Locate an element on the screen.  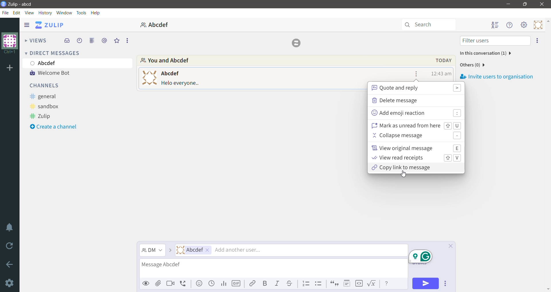
Restore Down is located at coordinates (526, 4).